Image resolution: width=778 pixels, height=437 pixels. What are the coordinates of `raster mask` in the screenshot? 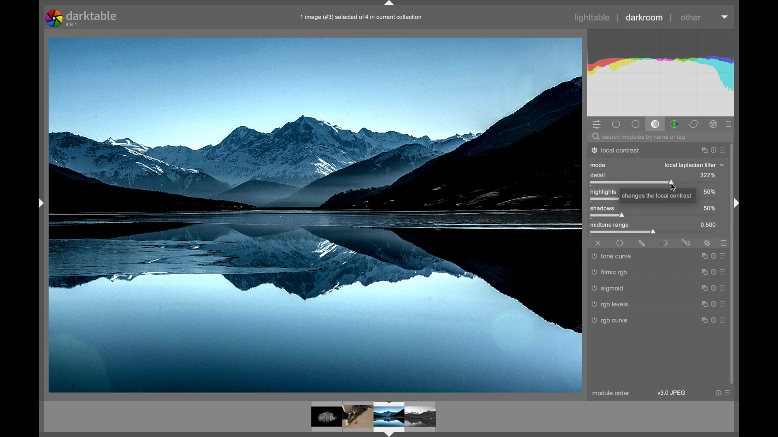 It's located at (707, 243).